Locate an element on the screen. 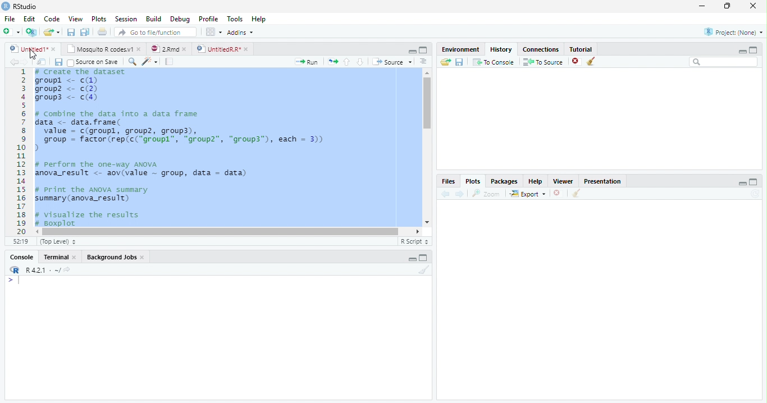  back is located at coordinates (444, 194).